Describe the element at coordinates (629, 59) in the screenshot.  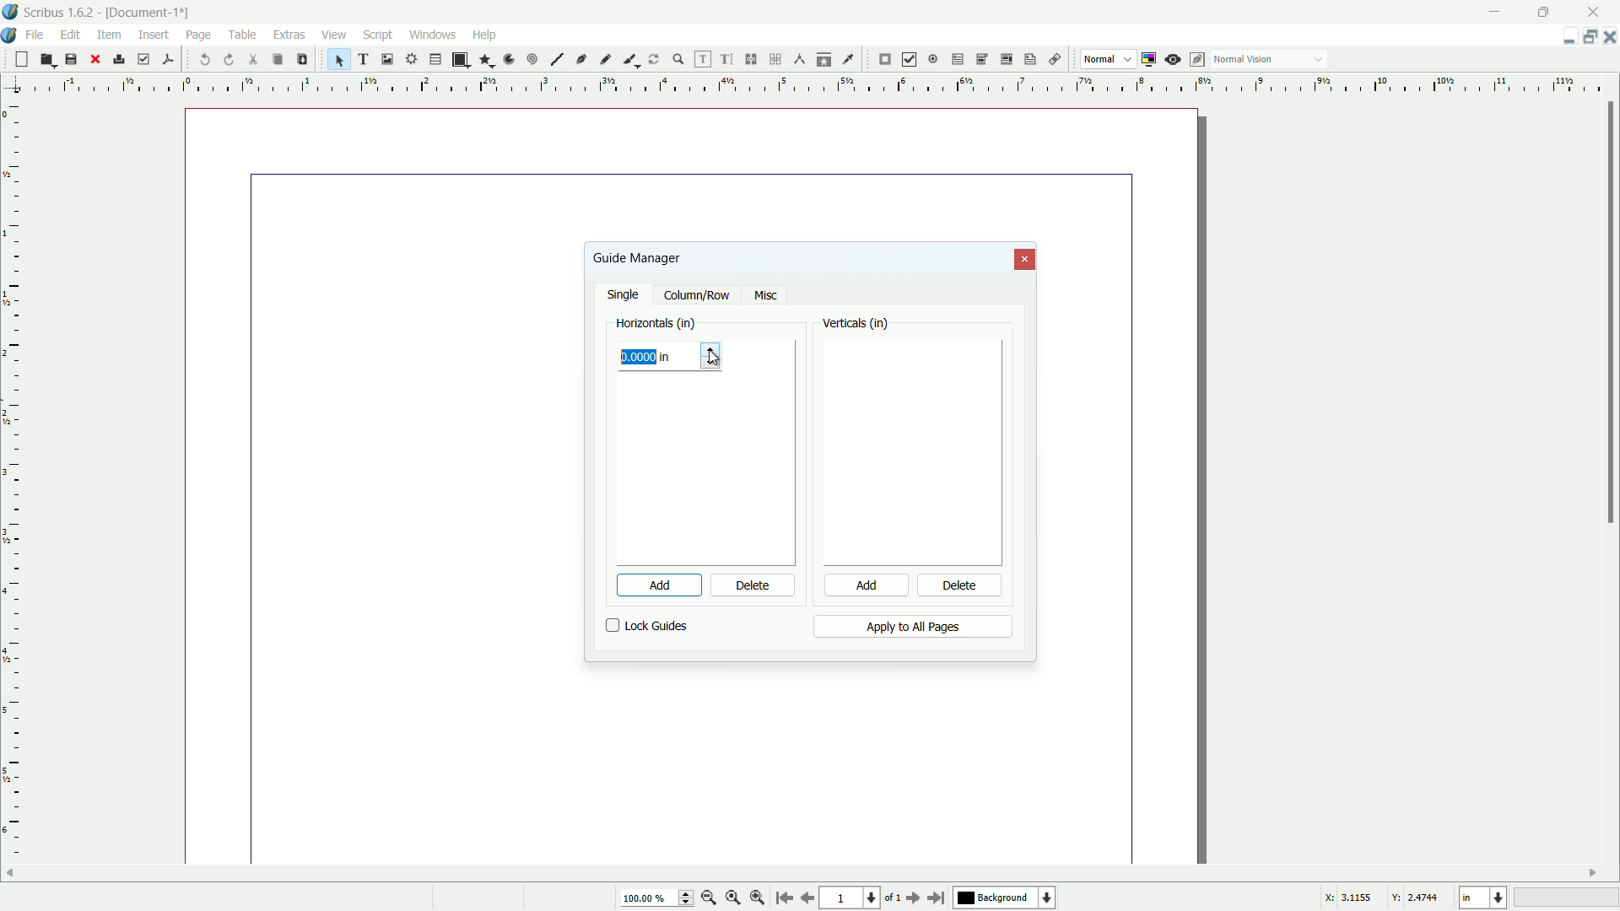
I see `calligraphic item` at that location.